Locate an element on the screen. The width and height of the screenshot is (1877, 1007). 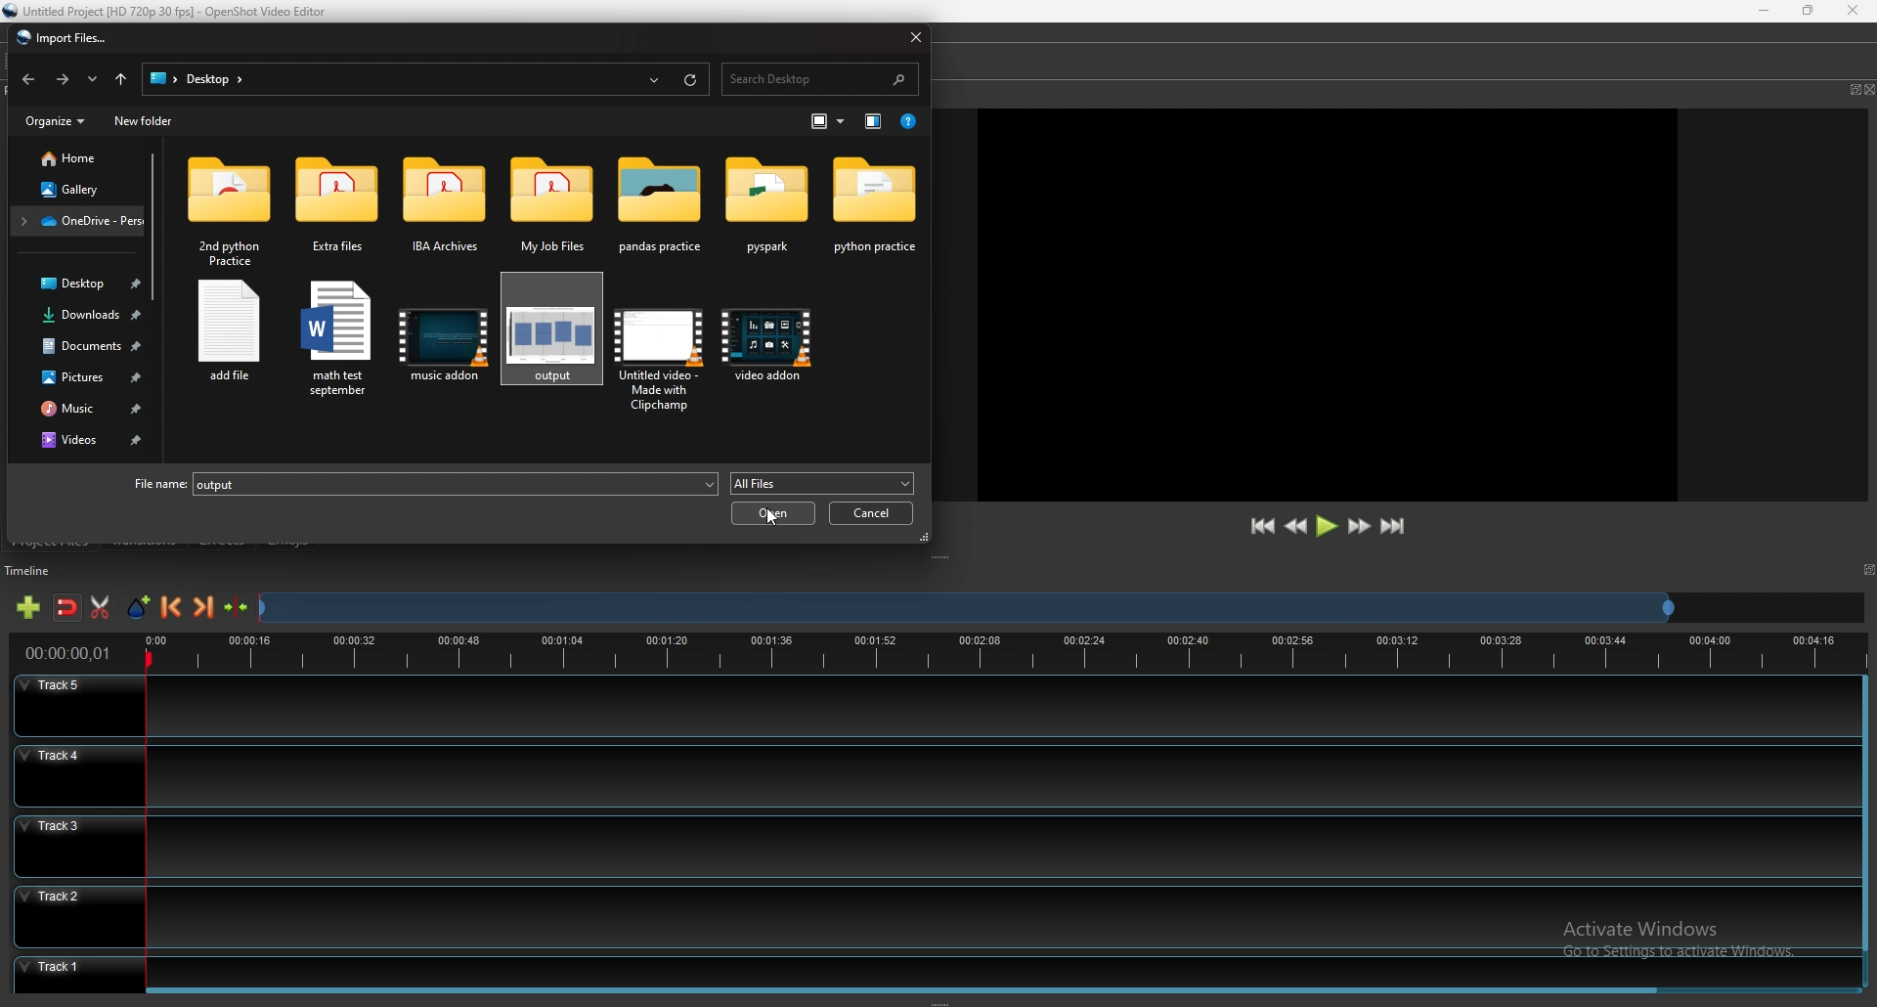
folder is located at coordinates (76, 221).